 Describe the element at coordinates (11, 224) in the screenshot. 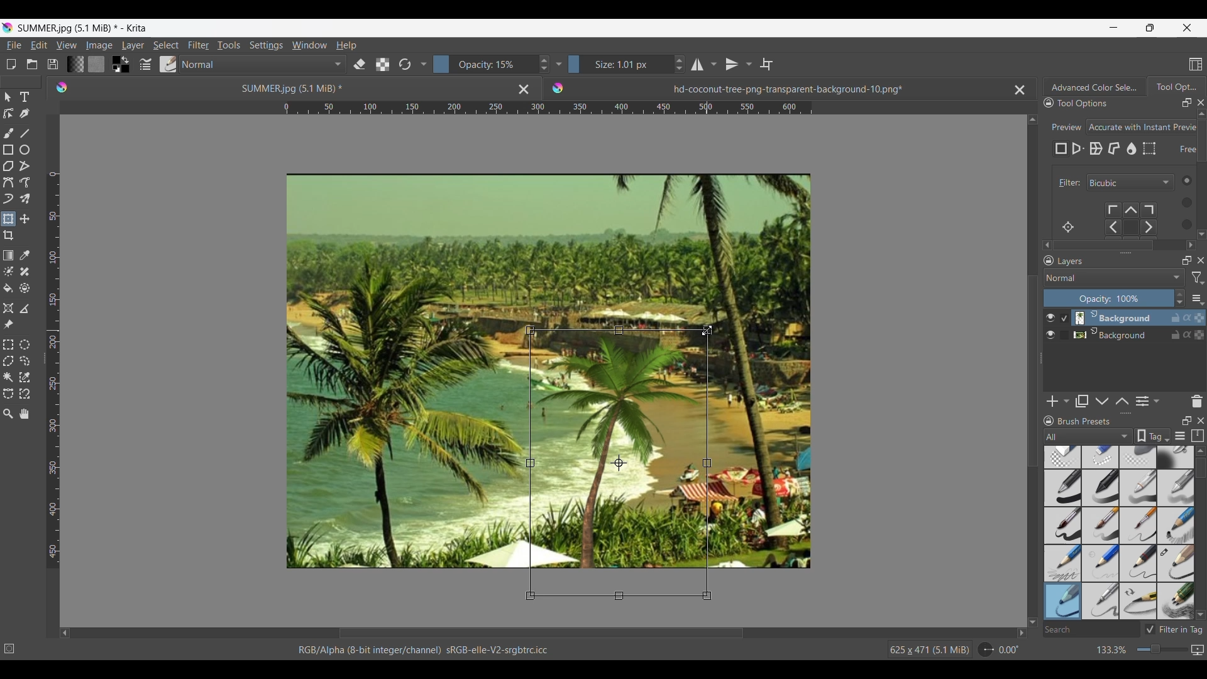

I see `Cursor clicking on Transform tool` at that location.